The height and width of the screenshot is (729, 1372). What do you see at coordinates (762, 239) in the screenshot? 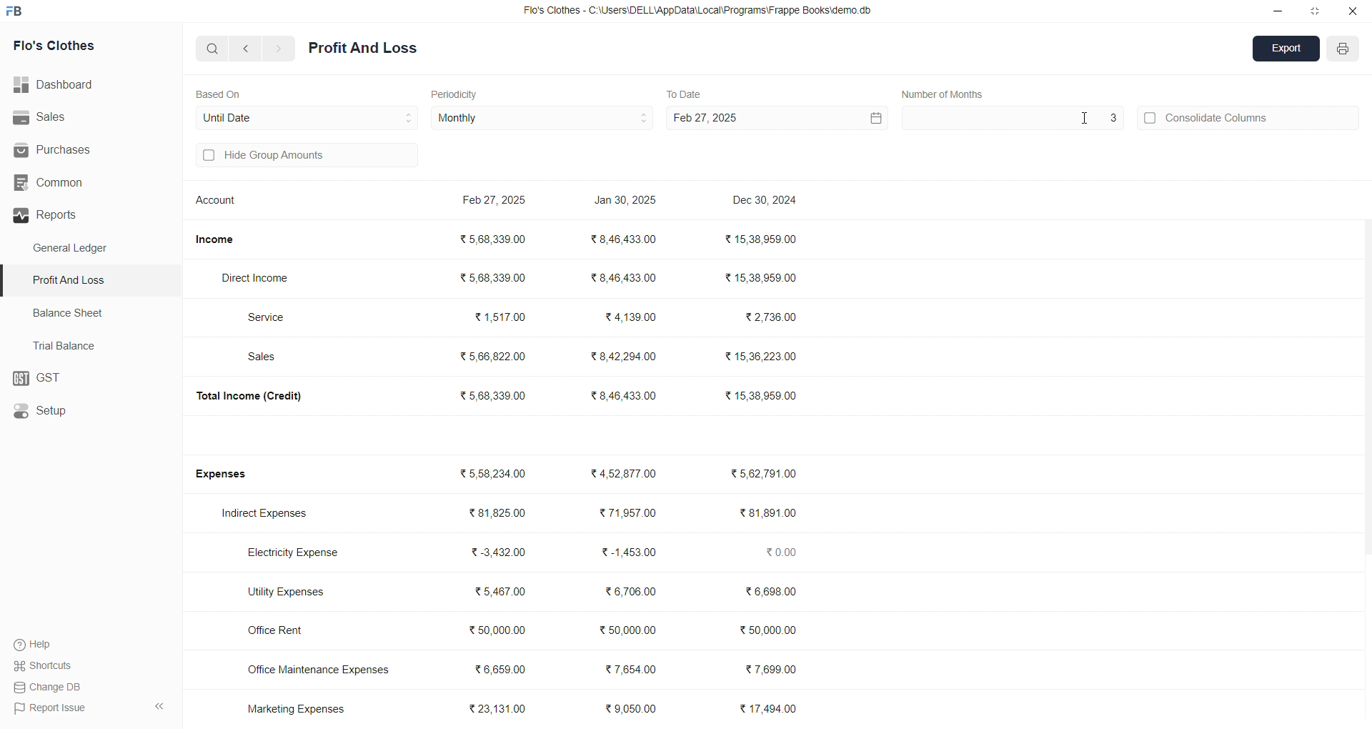
I see `₹15,38,959.00` at bounding box center [762, 239].